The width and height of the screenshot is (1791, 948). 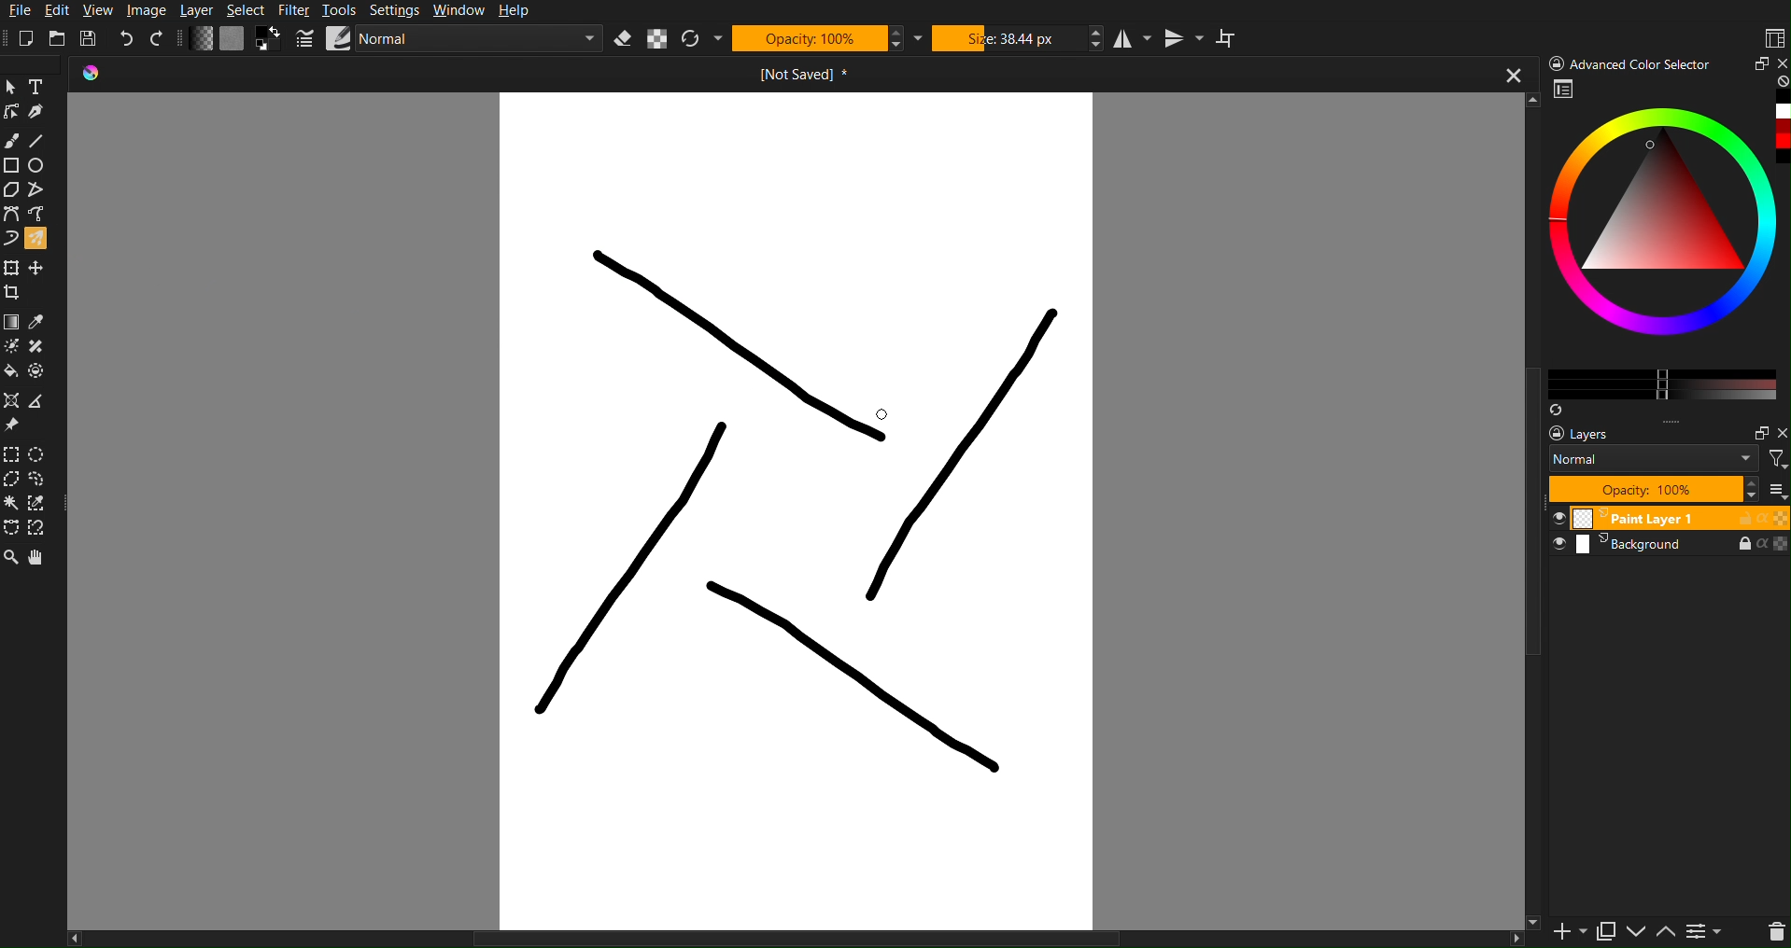 I want to click on Select, so click(x=249, y=11).